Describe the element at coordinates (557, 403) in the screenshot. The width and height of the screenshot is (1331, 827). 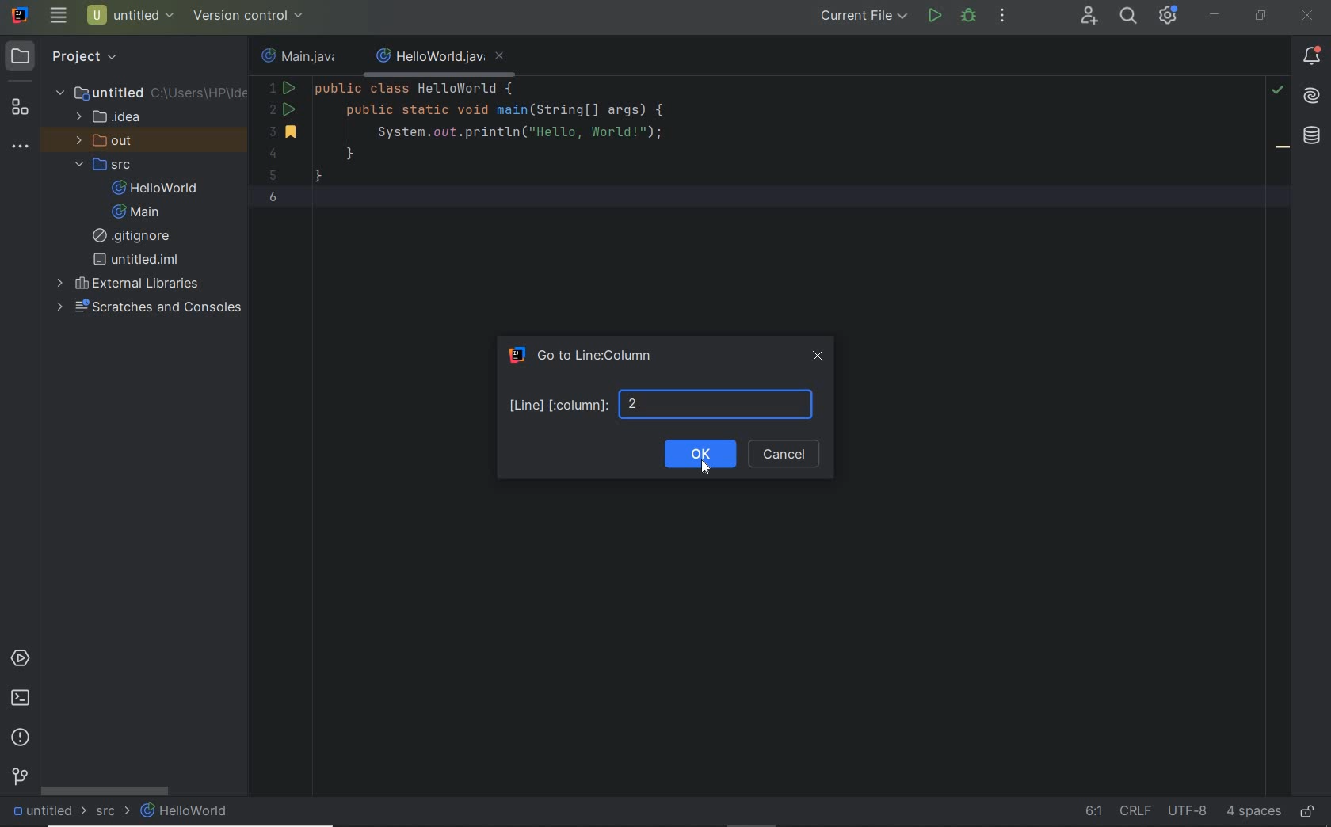
I see `Line [column]` at that location.